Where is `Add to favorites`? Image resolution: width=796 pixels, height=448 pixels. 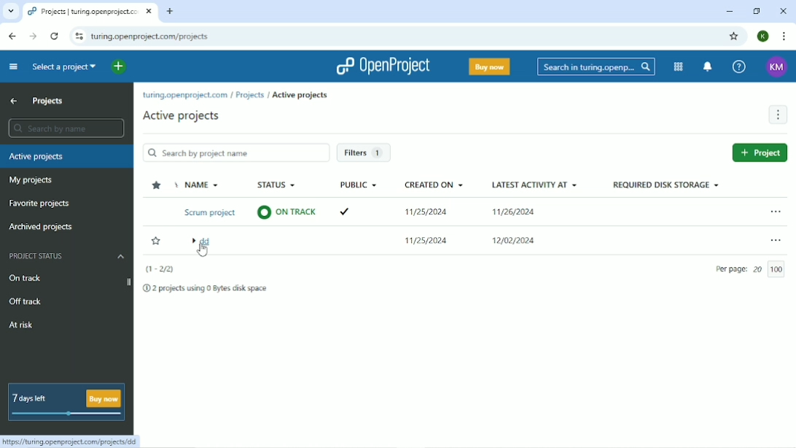
Add to favorites is located at coordinates (155, 240).